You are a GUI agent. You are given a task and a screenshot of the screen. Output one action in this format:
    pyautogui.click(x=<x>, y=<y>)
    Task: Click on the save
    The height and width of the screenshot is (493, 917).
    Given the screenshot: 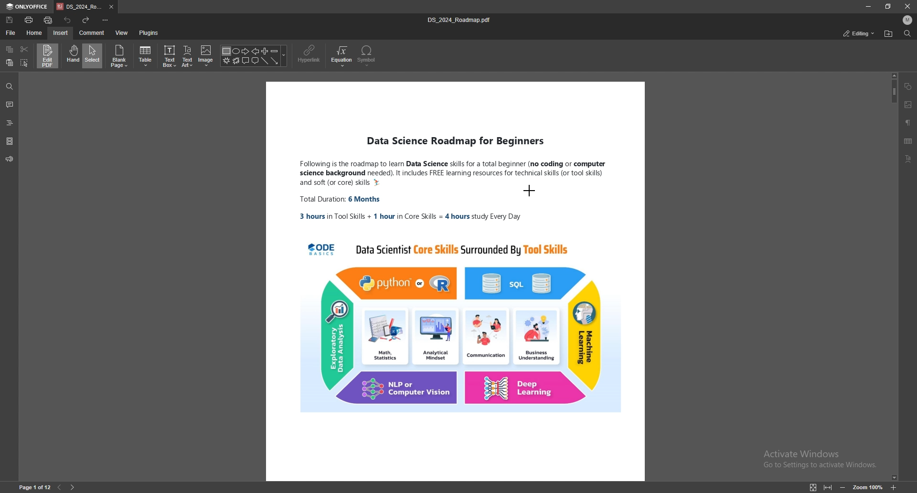 What is the action you would take?
    pyautogui.click(x=10, y=20)
    